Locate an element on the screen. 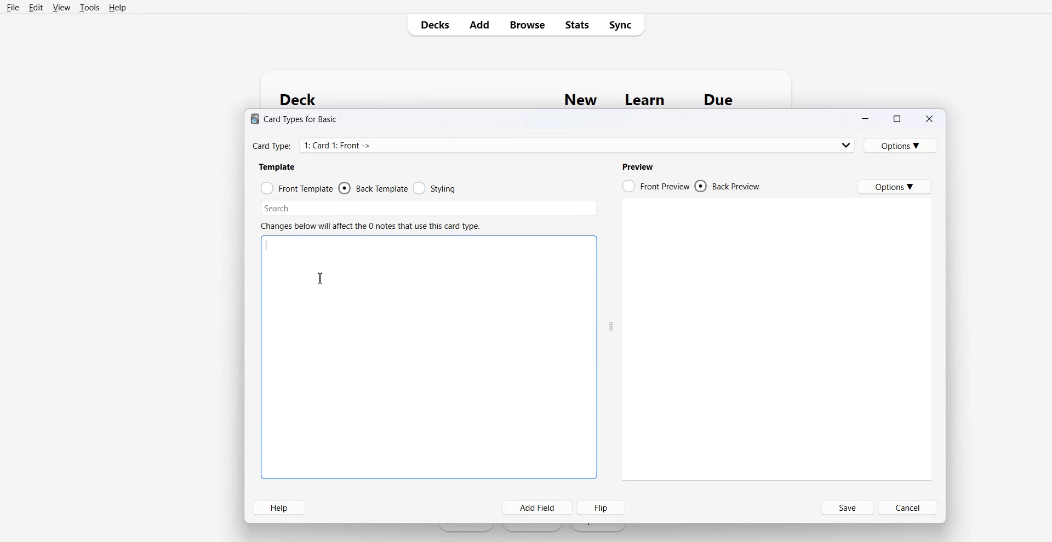  Deck is located at coordinates (304, 99).